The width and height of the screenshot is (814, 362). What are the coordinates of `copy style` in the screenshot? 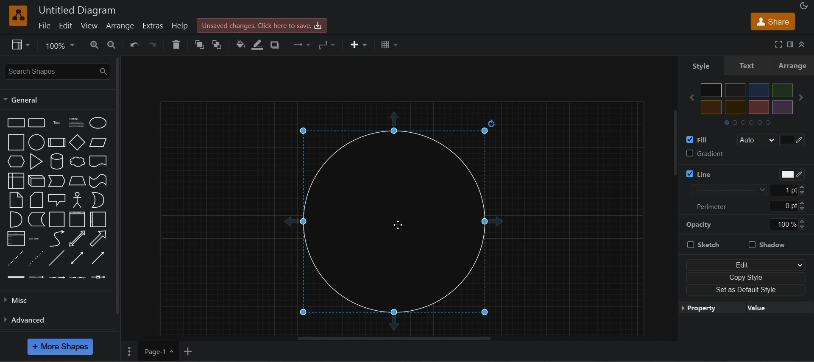 It's located at (745, 277).